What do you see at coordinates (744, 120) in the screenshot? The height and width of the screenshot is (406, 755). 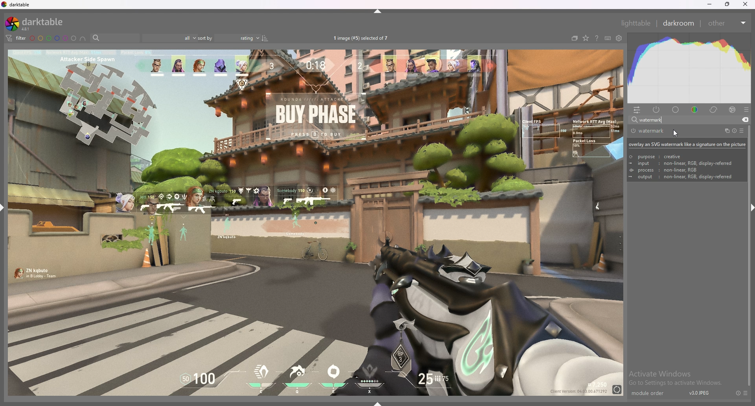 I see `remove` at bounding box center [744, 120].